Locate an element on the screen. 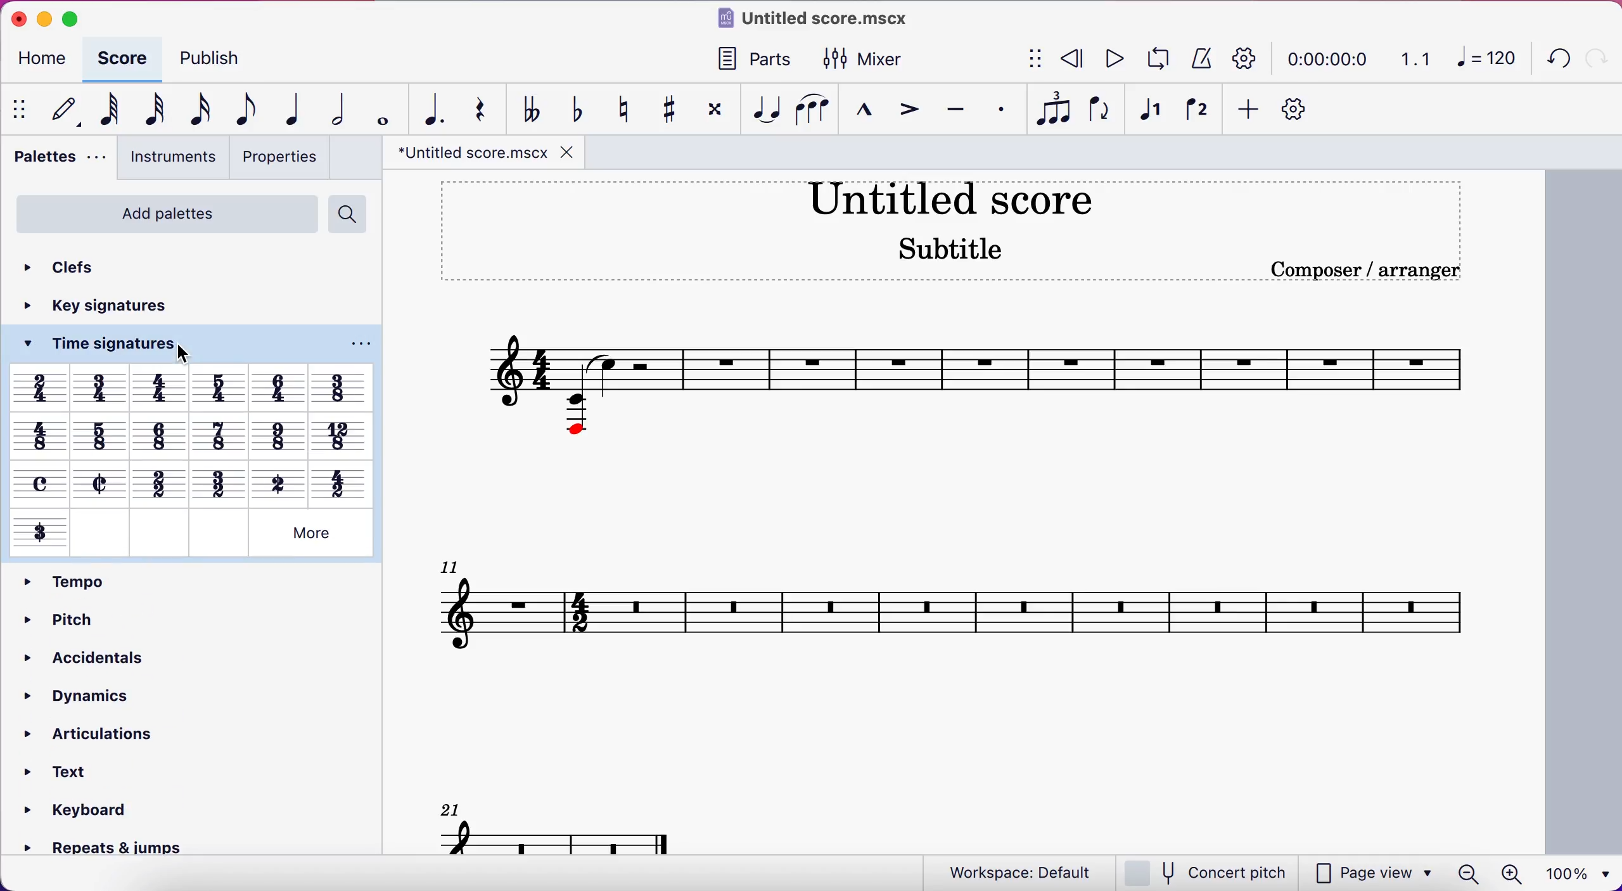 The image size is (1622, 891). add palettes is located at coordinates (165, 214).